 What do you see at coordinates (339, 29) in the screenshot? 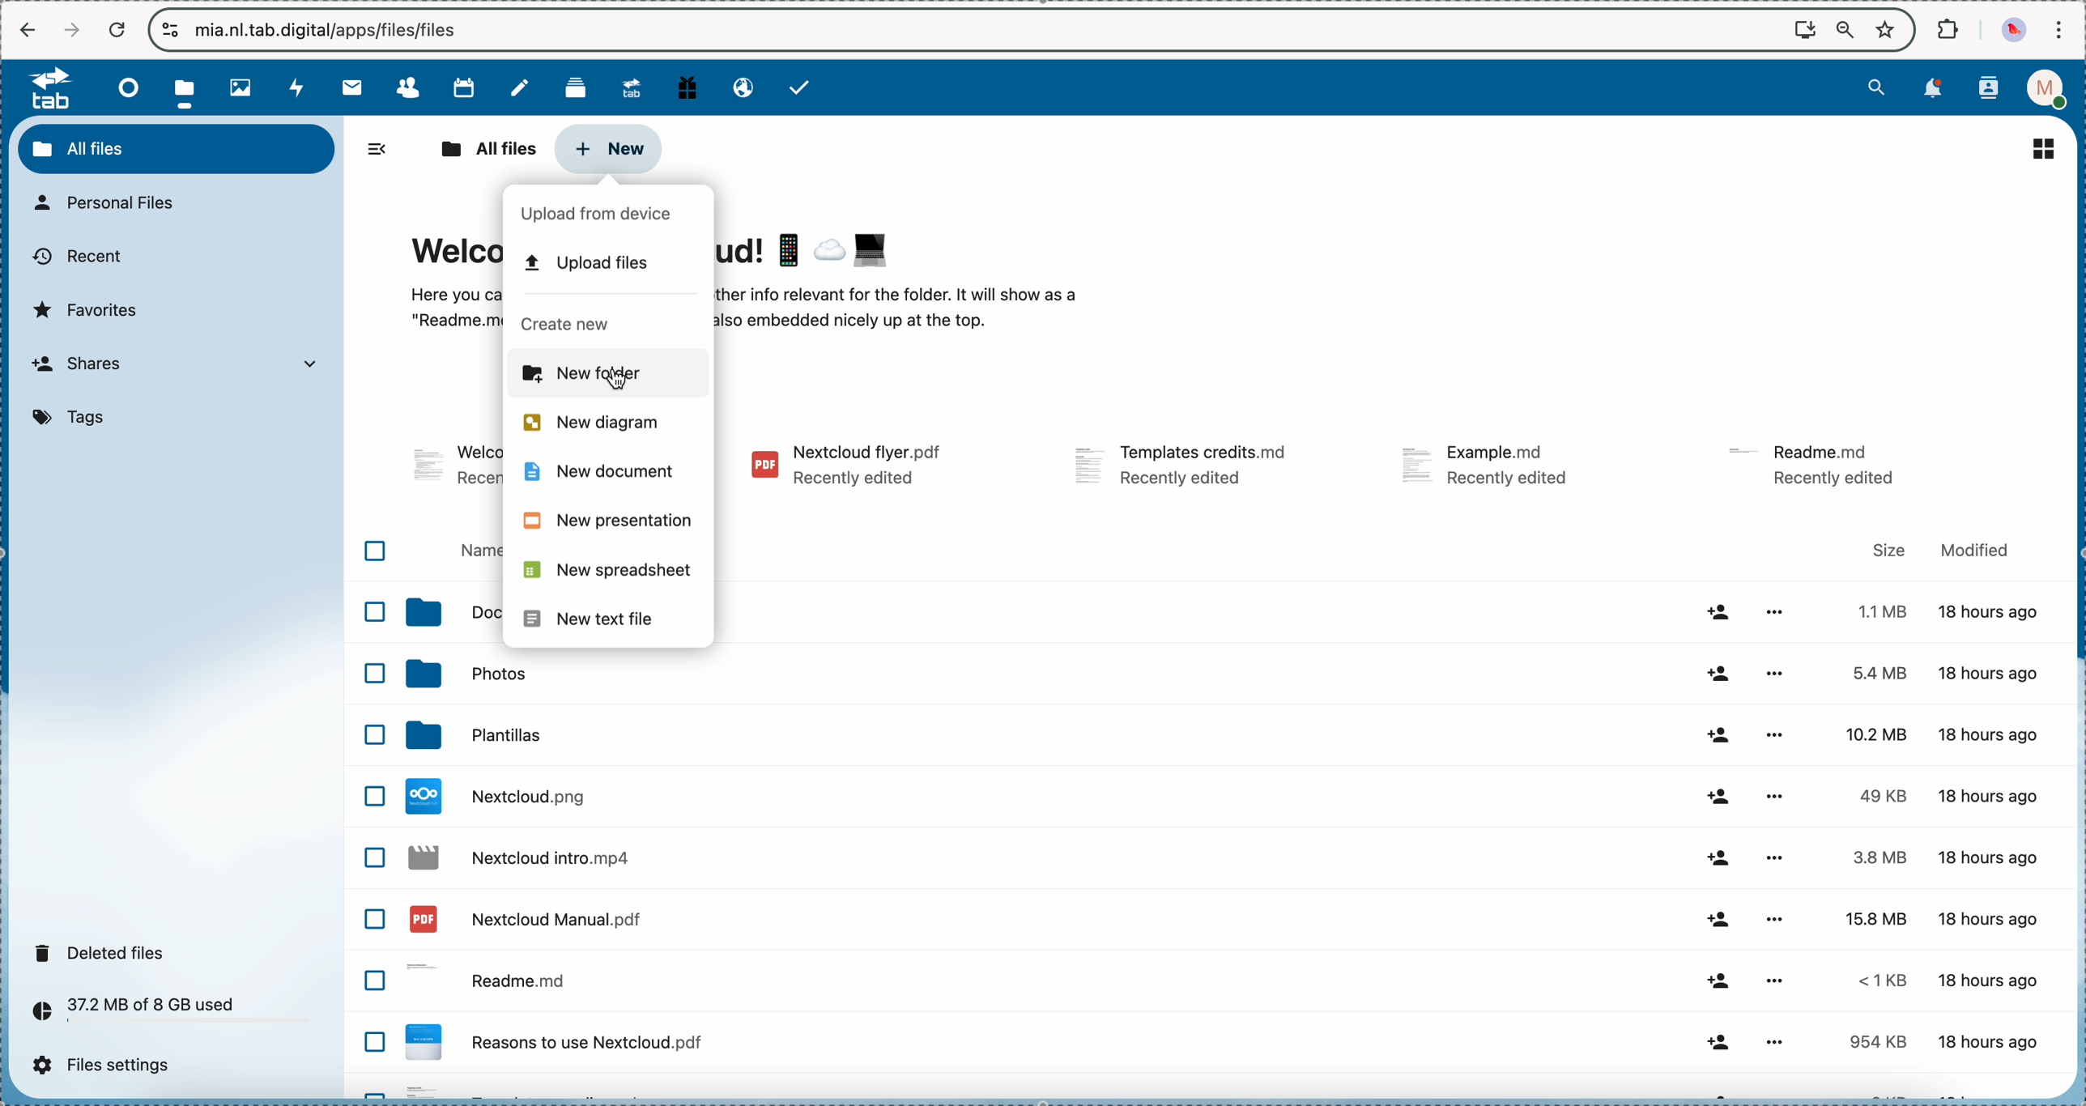
I see `url` at bounding box center [339, 29].